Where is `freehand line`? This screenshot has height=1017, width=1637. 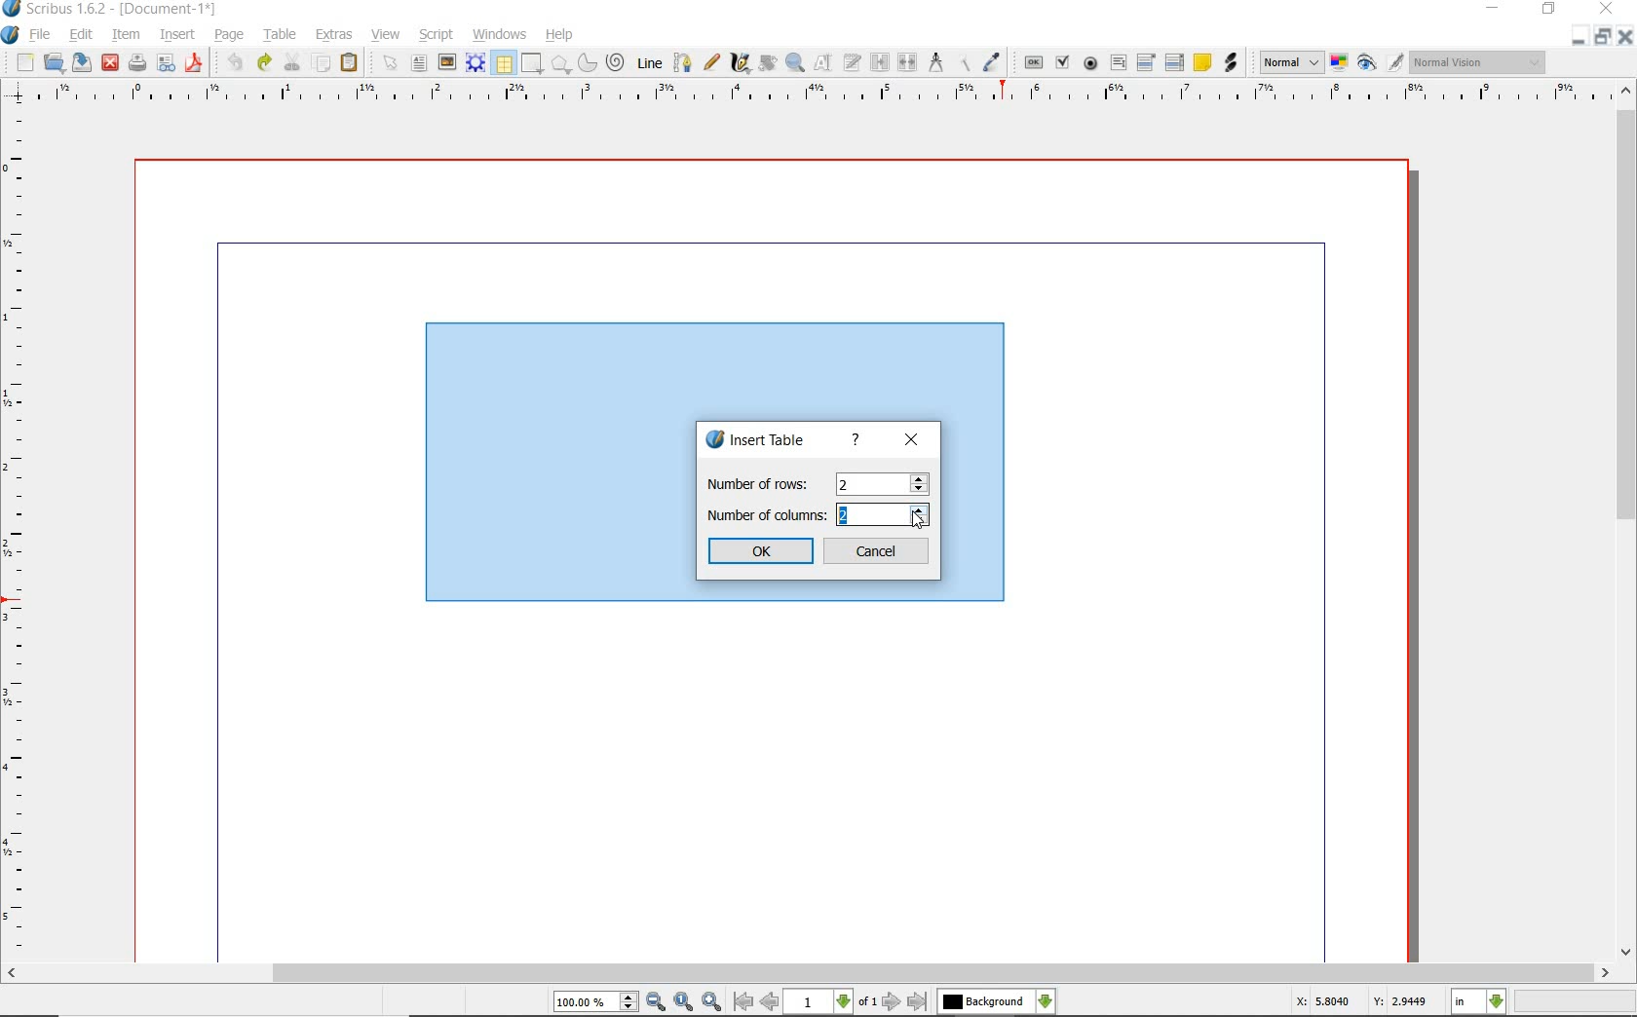
freehand line is located at coordinates (713, 63).